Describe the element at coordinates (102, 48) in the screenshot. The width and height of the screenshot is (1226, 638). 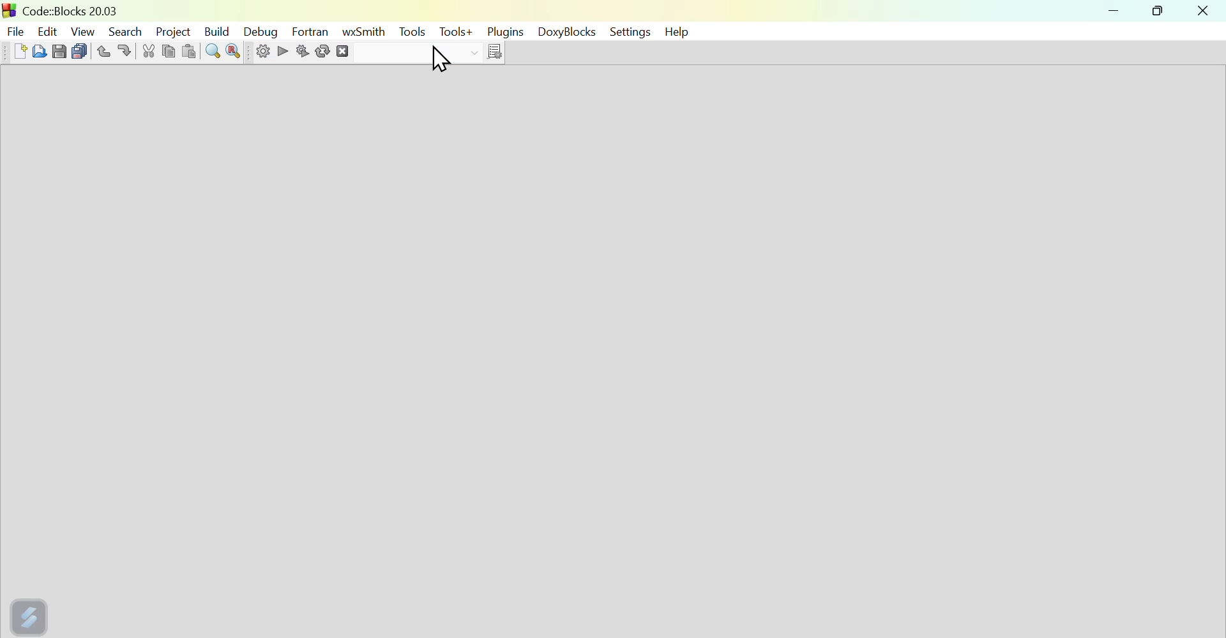
I see `Undo` at that location.